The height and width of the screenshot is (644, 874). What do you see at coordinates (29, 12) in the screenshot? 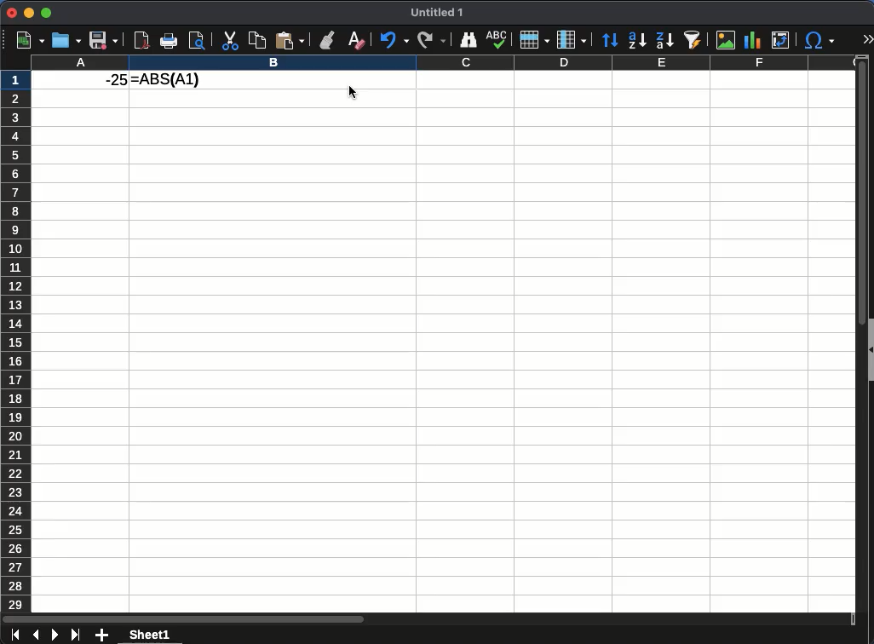
I see `minimize` at bounding box center [29, 12].